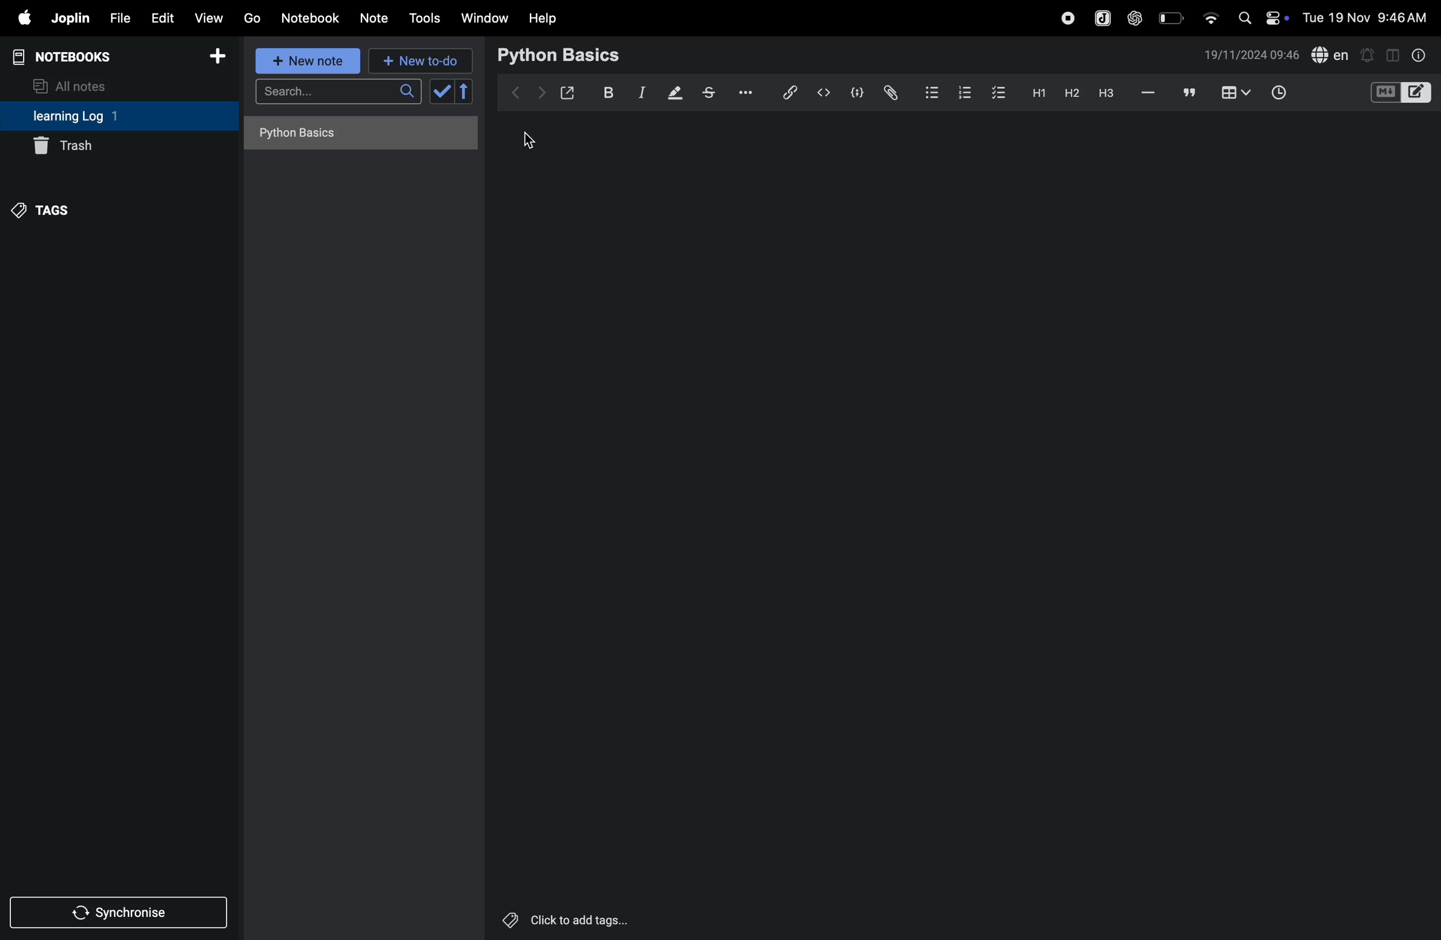 This screenshot has height=940, width=1441. Describe the element at coordinates (1149, 93) in the screenshot. I see `hifen` at that location.